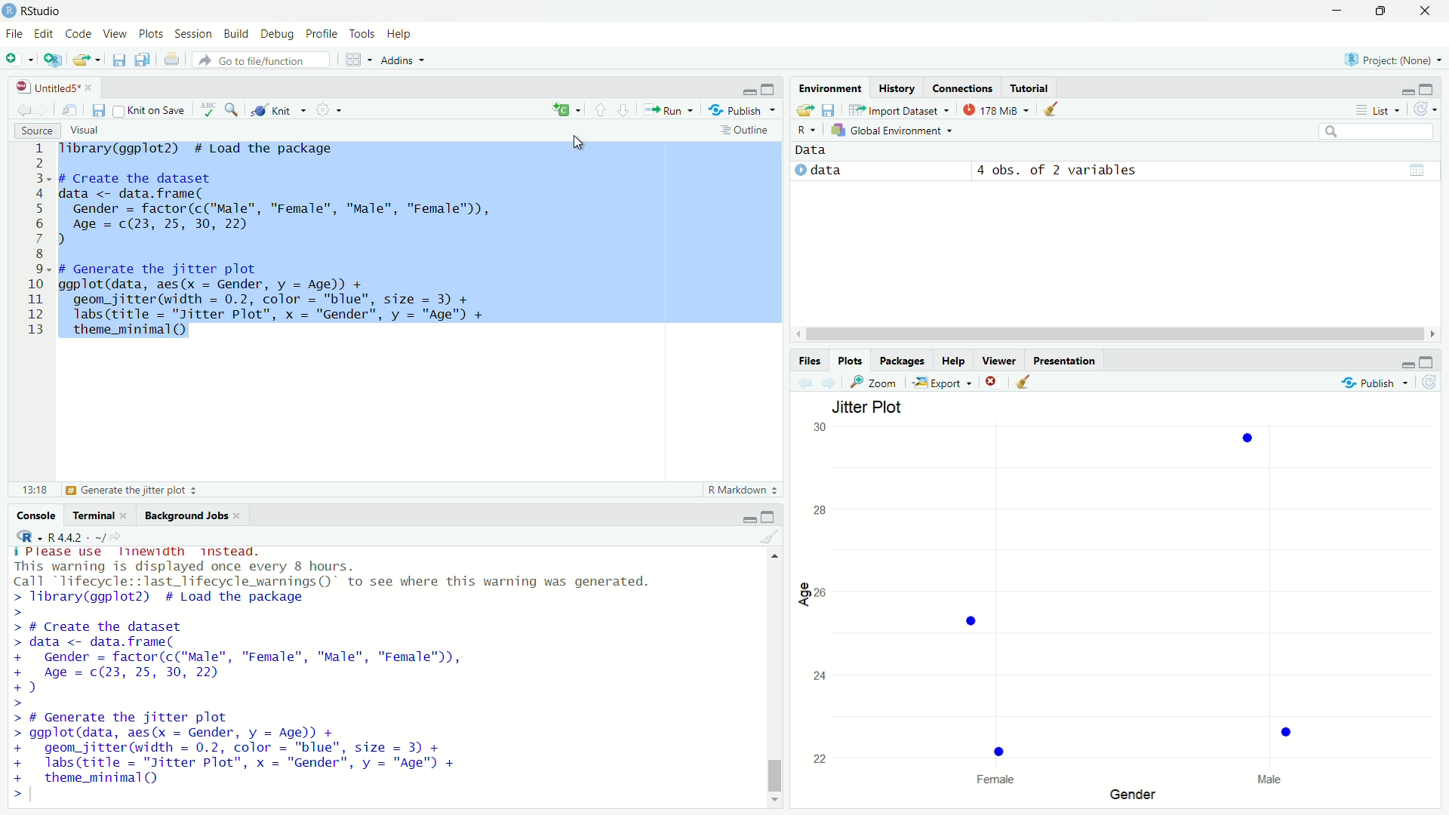 Image resolution: width=1449 pixels, height=815 pixels. Describe the element at coordinates (288, 658) in the screenshot. I see `code to create the dataset` at that location.